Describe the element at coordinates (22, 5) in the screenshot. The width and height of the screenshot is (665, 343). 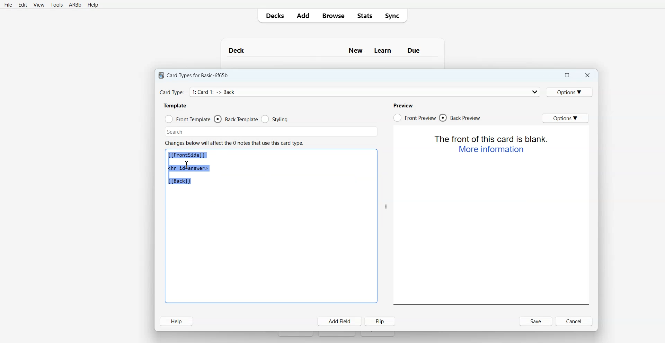
I see `Edit` at that location.